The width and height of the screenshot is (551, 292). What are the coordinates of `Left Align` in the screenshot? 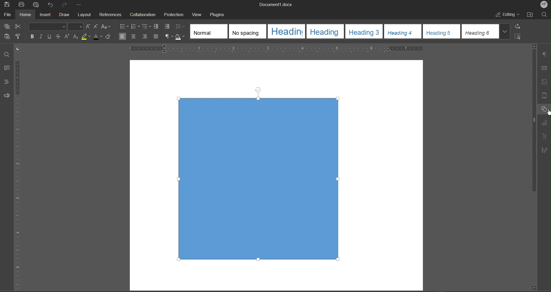 It's located at (123, 37).